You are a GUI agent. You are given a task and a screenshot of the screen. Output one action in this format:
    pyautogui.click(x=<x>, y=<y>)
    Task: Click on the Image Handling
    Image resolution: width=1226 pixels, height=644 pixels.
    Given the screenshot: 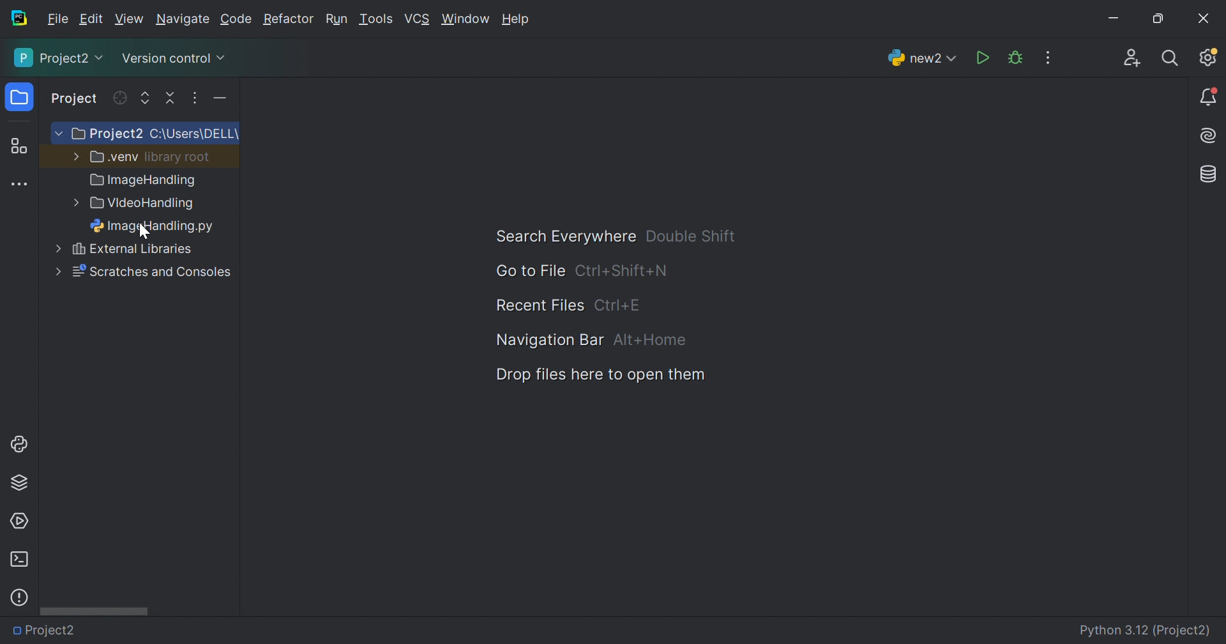 What is the action you would take?
    pyautogui.click(x=144, y=181)
    